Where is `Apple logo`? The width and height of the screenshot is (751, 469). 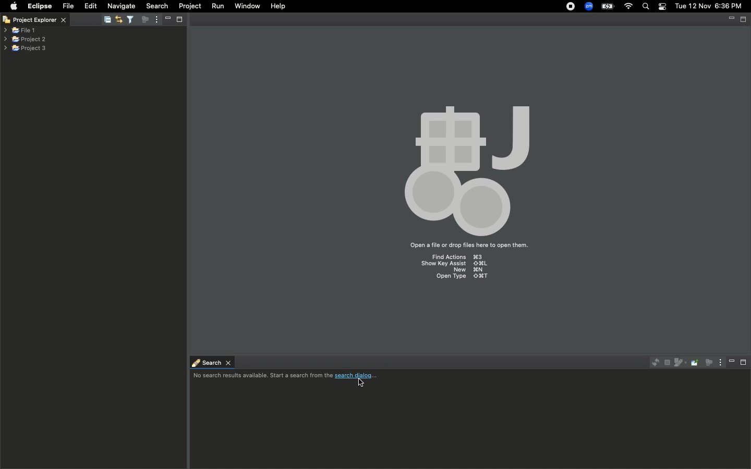
Apple logo is located at coordinates (14, 6).